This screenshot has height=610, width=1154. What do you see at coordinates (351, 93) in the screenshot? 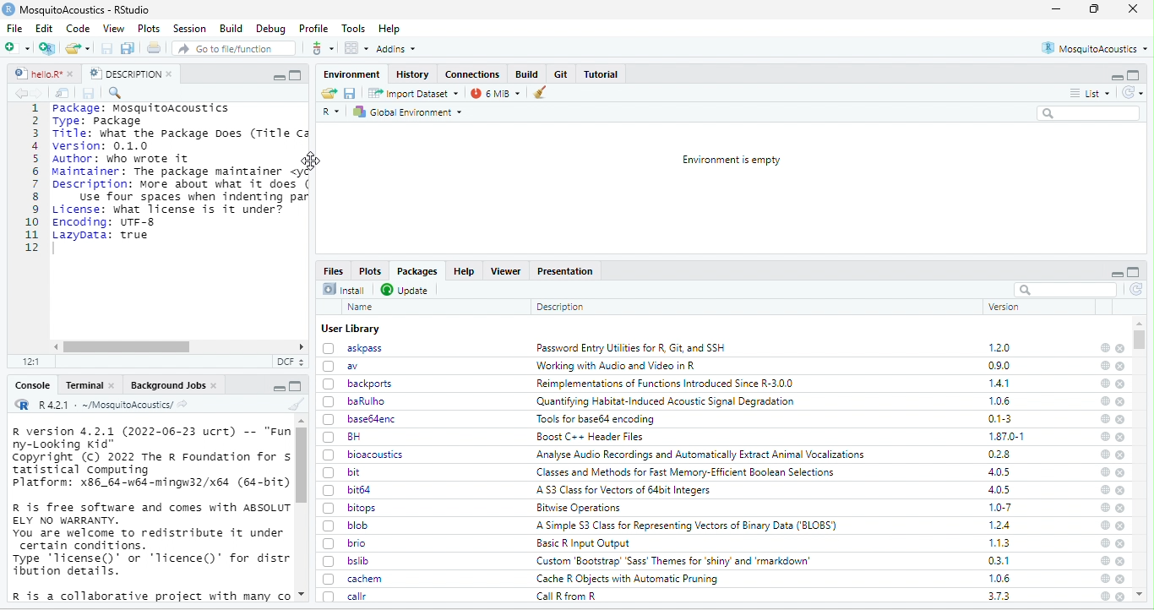
I see `Save` at bounding box center [351, 93].